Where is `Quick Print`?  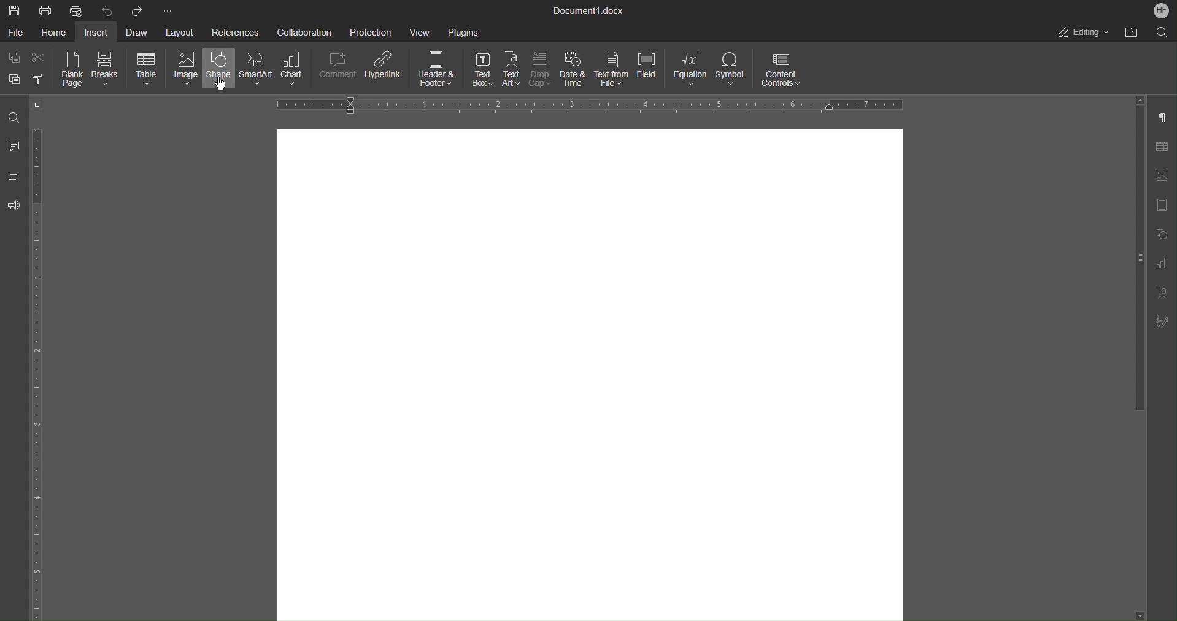 Quick Print is located at coordinates (77, 10).